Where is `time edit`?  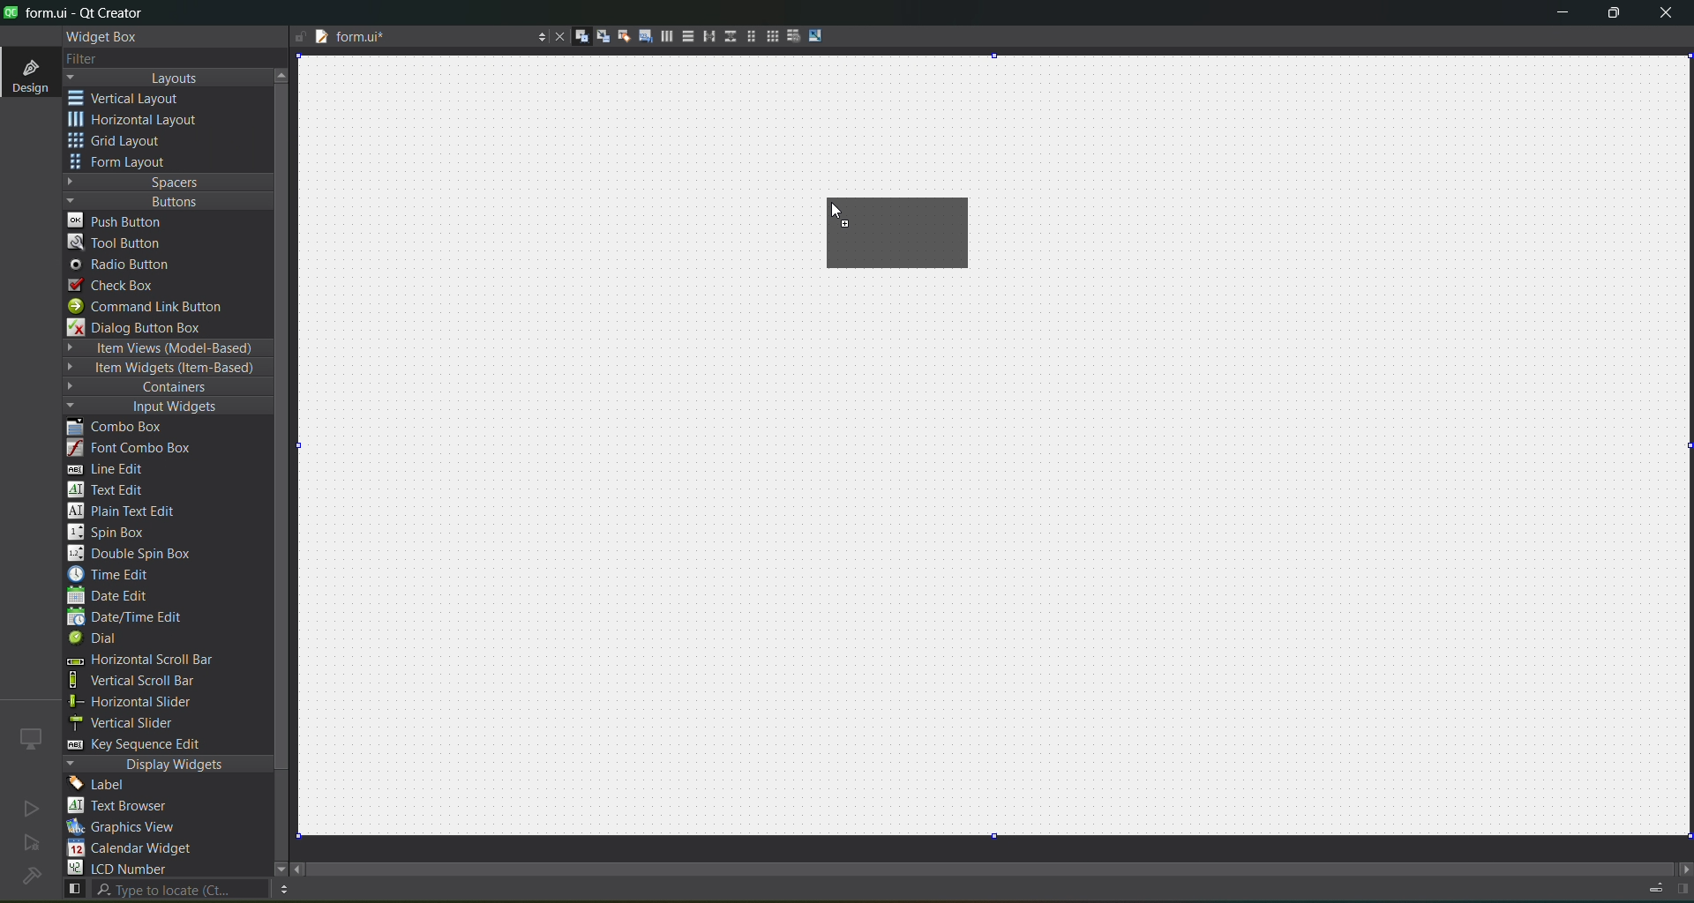
time edit is located at coordinates (115, 574).